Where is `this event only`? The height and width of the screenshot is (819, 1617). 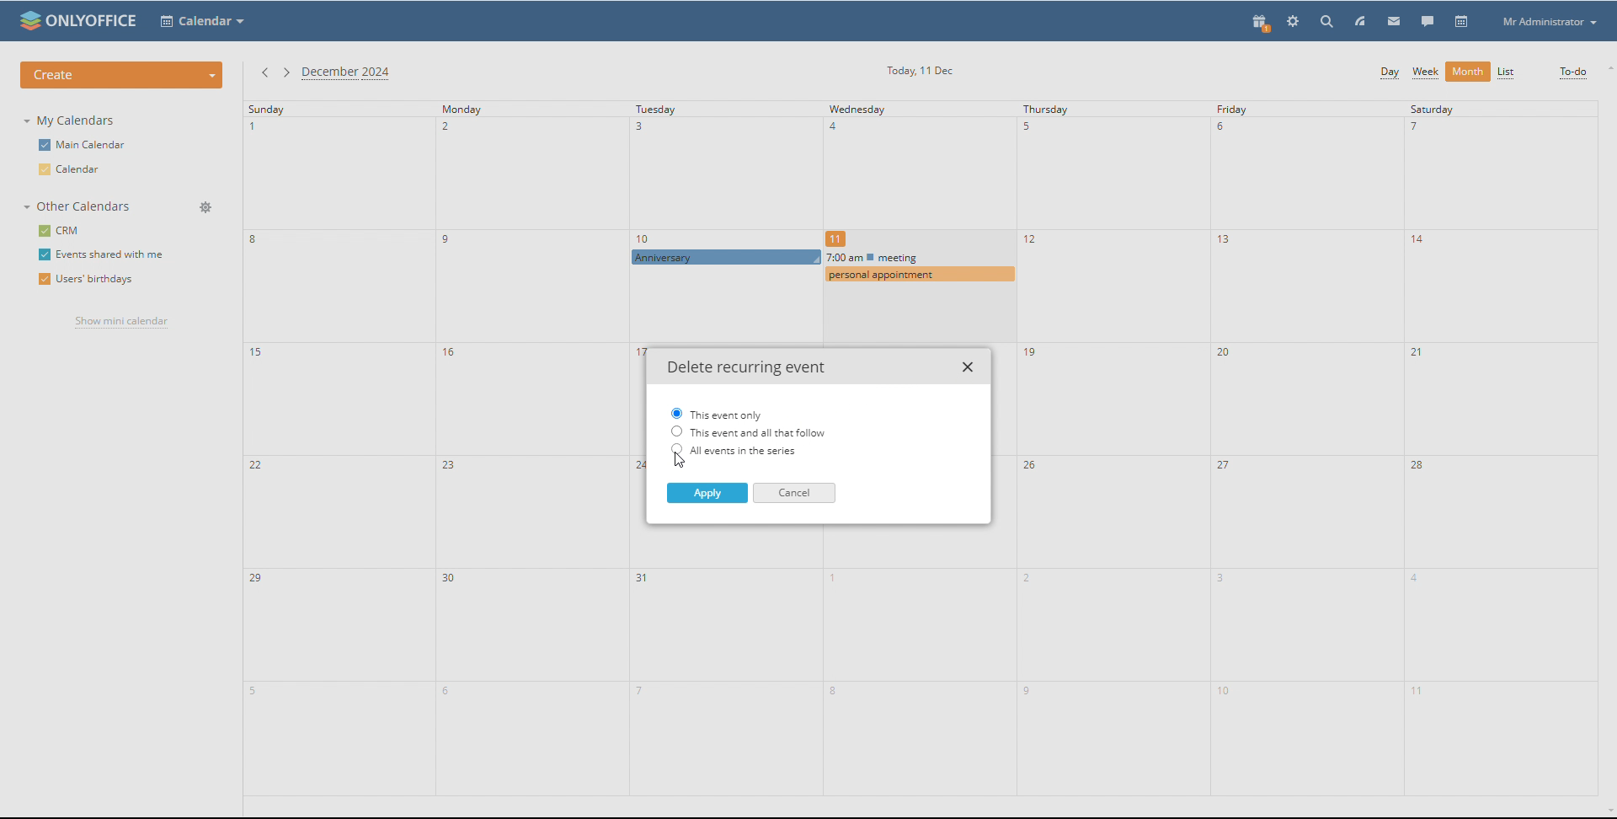 this event only is located at coordinates (717, 413).